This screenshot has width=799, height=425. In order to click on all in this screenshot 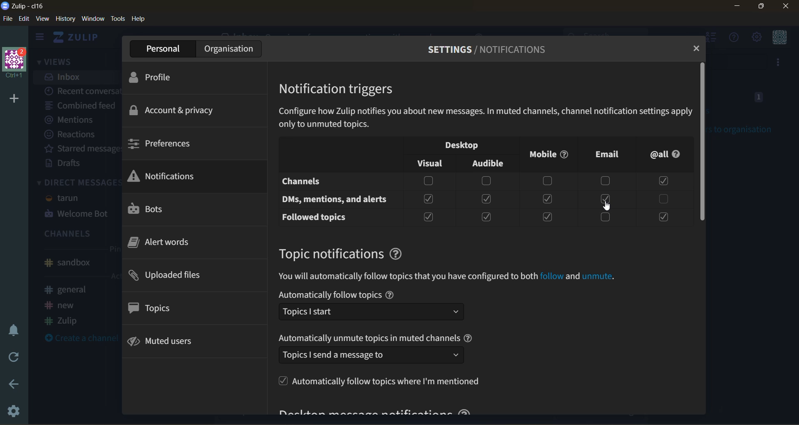, I will do `click(669, 155)`.